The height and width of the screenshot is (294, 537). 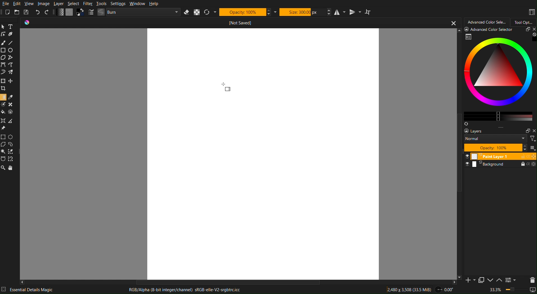 What do you see at coordinates (4, 27) in the screenshot?
I see `Pointer` at bounding box center [4, 27].